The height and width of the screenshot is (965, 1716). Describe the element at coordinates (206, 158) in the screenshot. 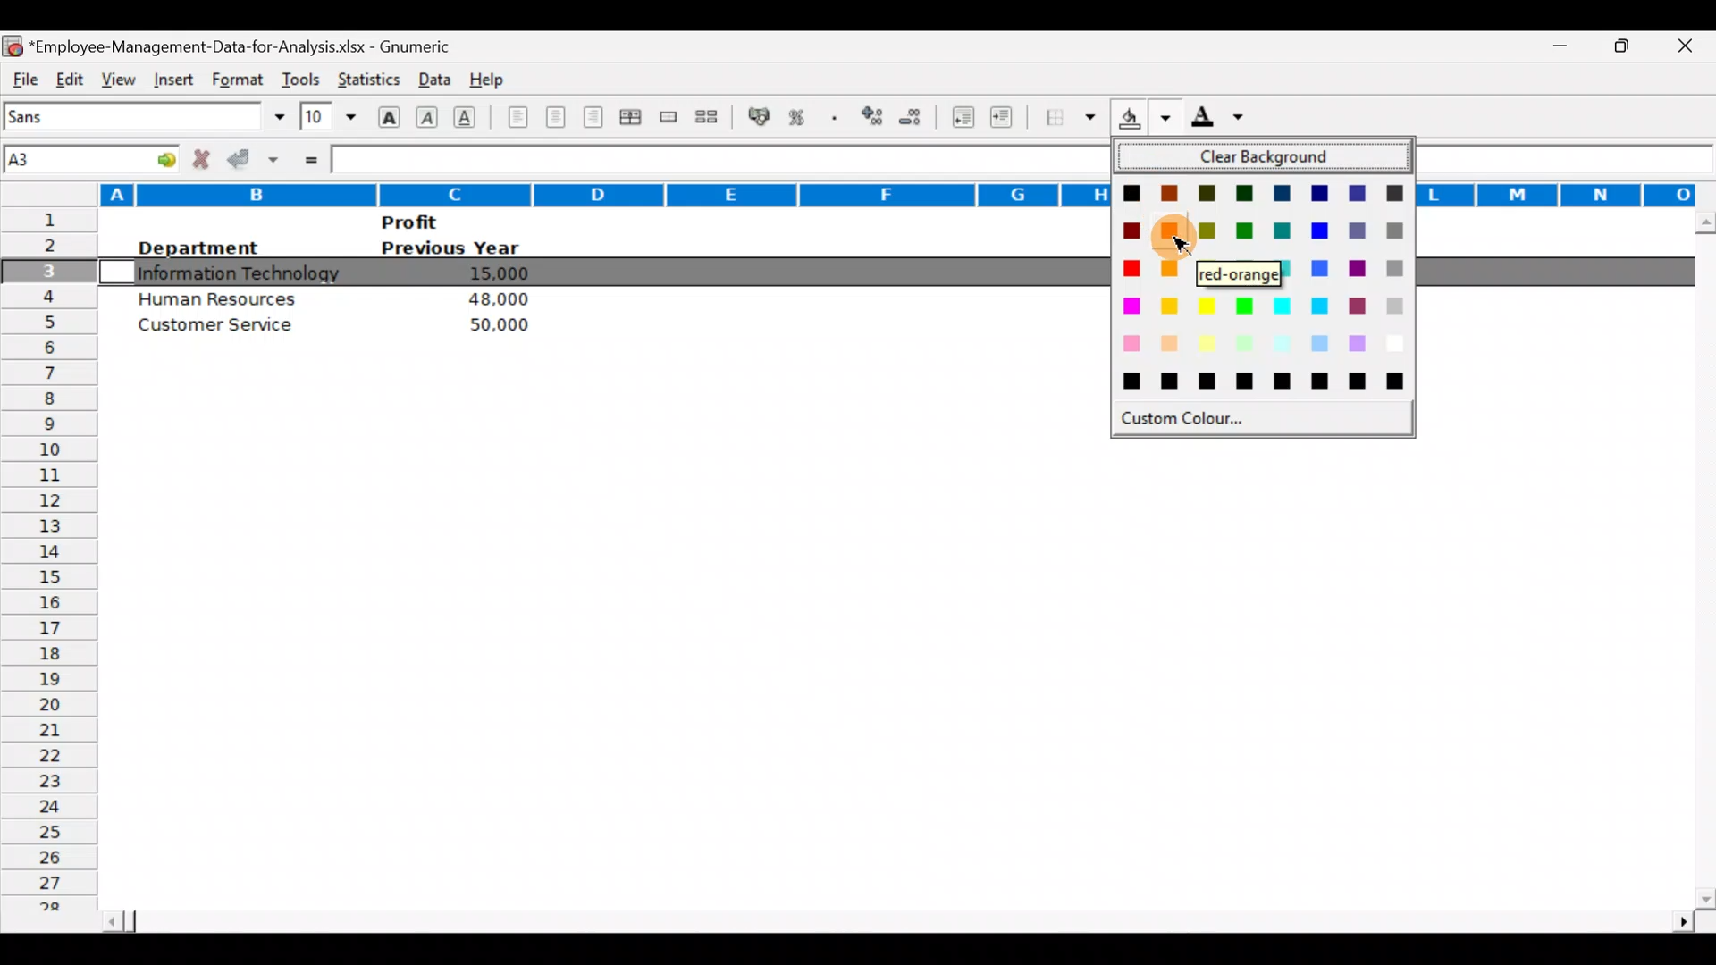

I see `Cancel change` at that location.